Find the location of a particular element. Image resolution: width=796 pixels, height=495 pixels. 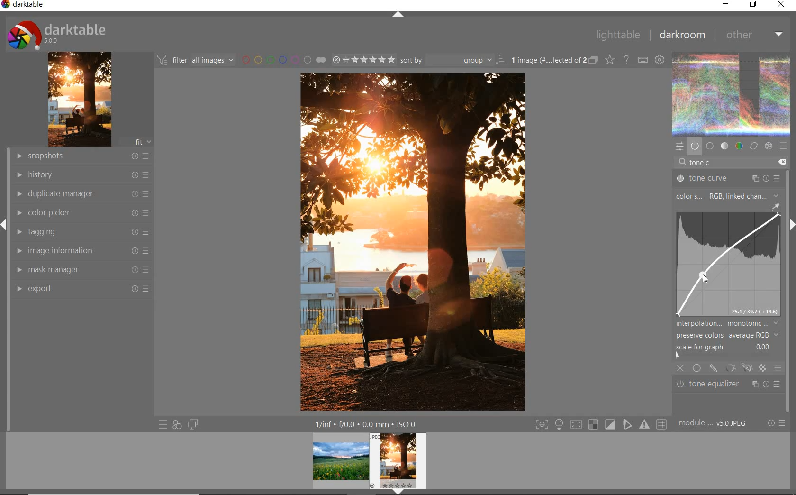

lighttable is located at coordinates (616, 36).